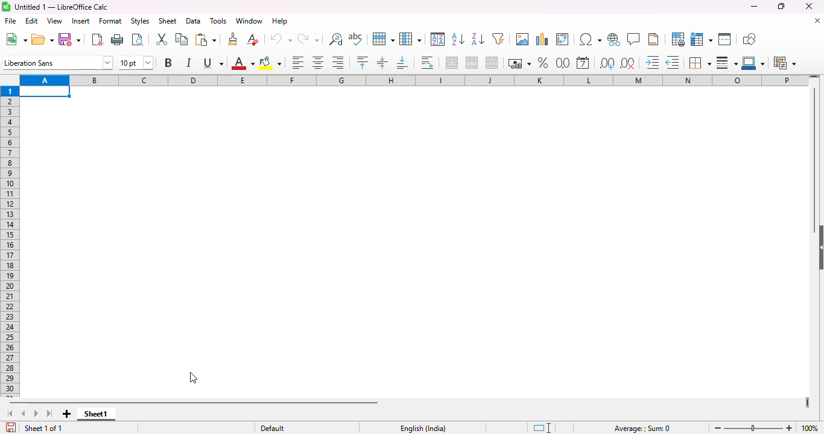  Describe the element at coordinates (563, 62) in the screenshot. I see `format as number` at that location.